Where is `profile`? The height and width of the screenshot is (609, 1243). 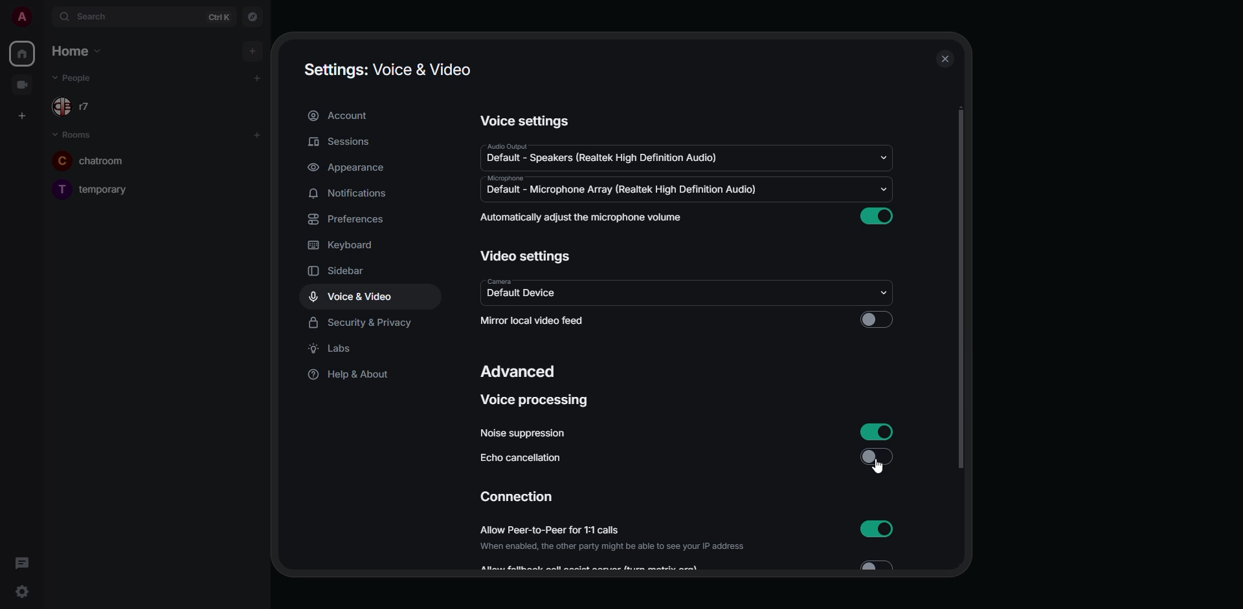 profile is located at coordinates (21, 19).